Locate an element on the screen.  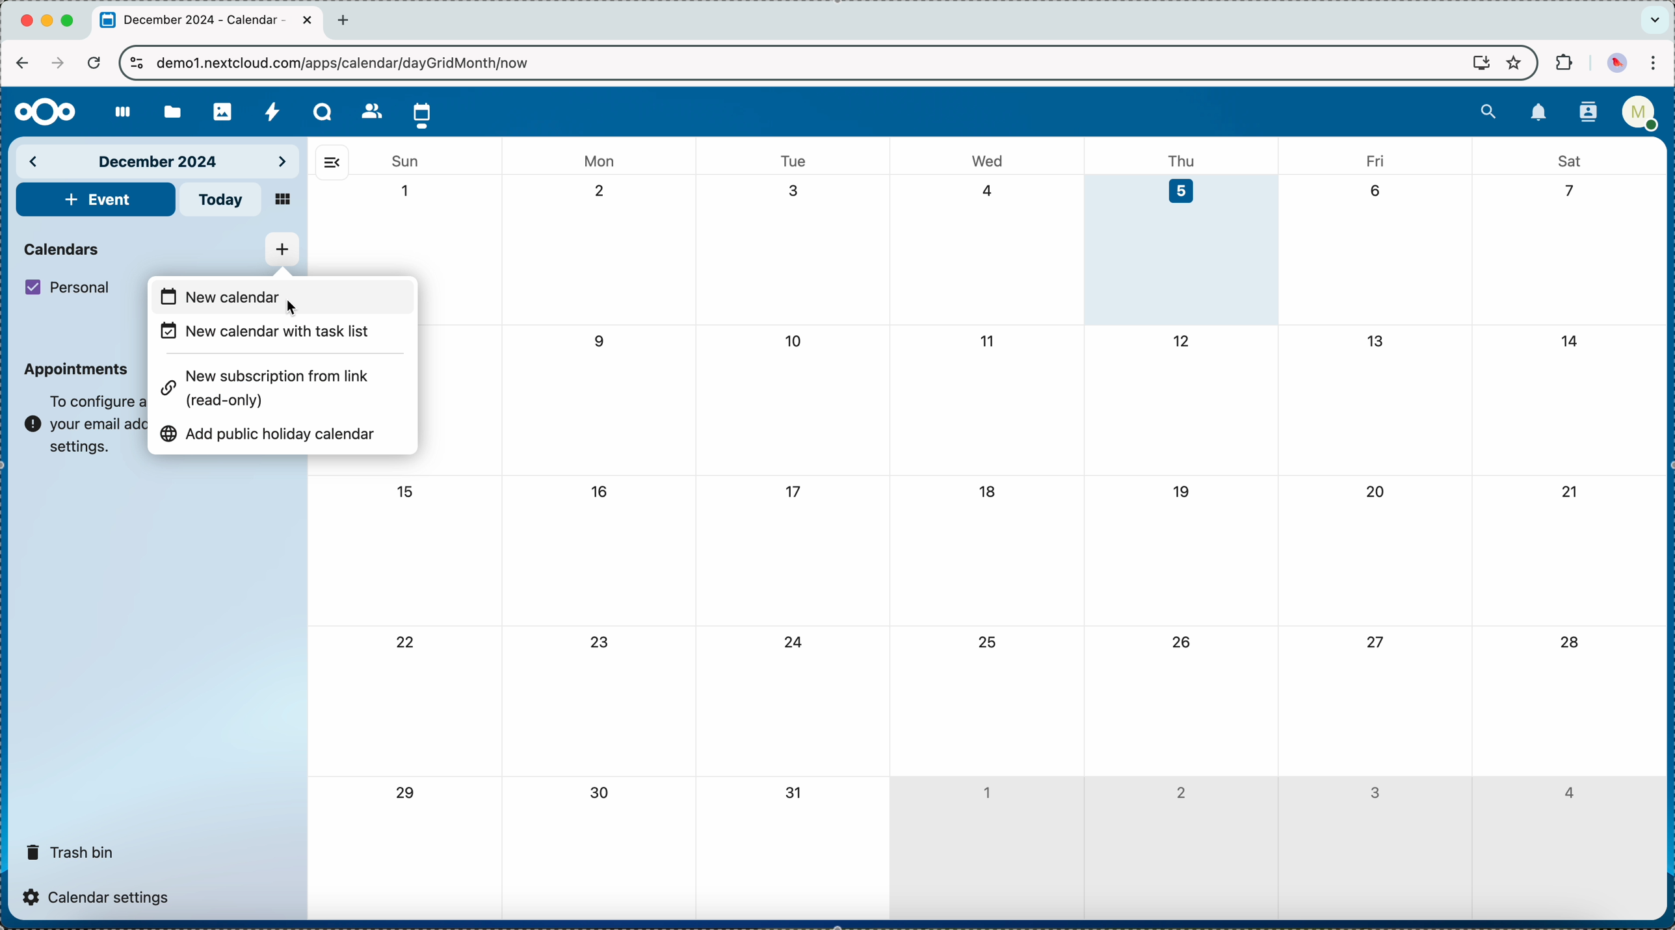
user profile is located at coordinates (1639, 117).